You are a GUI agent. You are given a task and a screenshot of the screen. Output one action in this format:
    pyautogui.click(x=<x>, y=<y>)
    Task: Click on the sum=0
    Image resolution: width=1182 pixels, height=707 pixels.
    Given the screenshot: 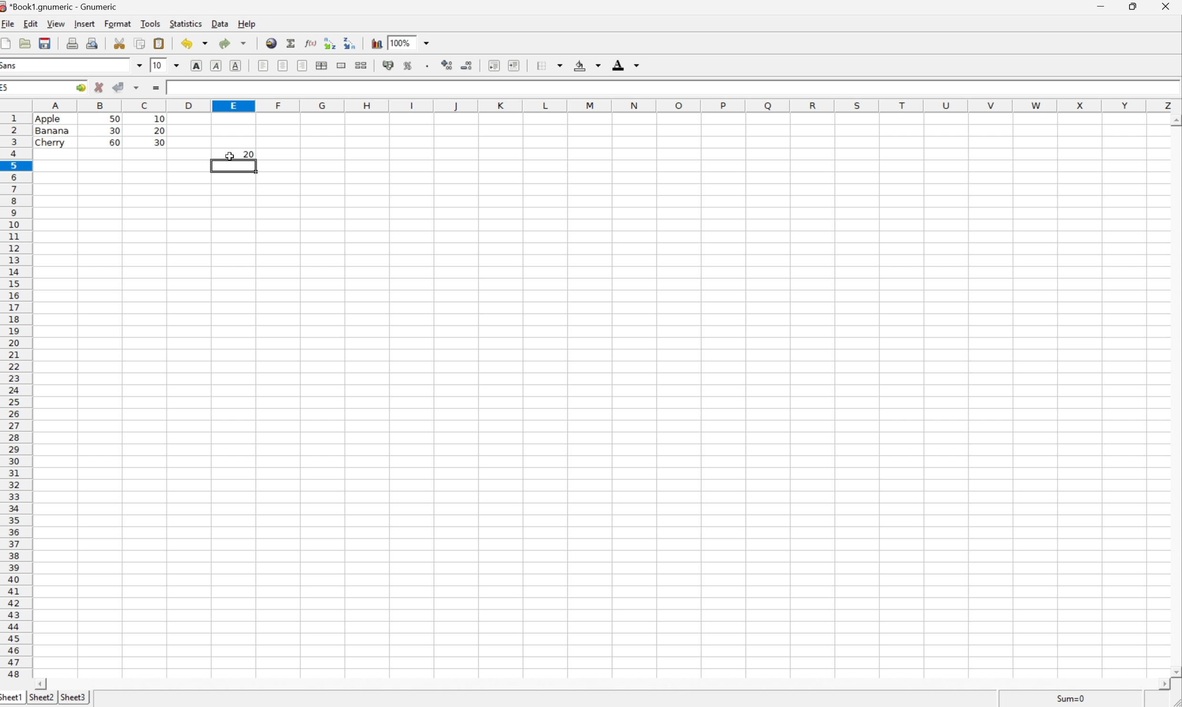 What is the action you would take?
    pyautogui.click(x=1071, y=698)
    